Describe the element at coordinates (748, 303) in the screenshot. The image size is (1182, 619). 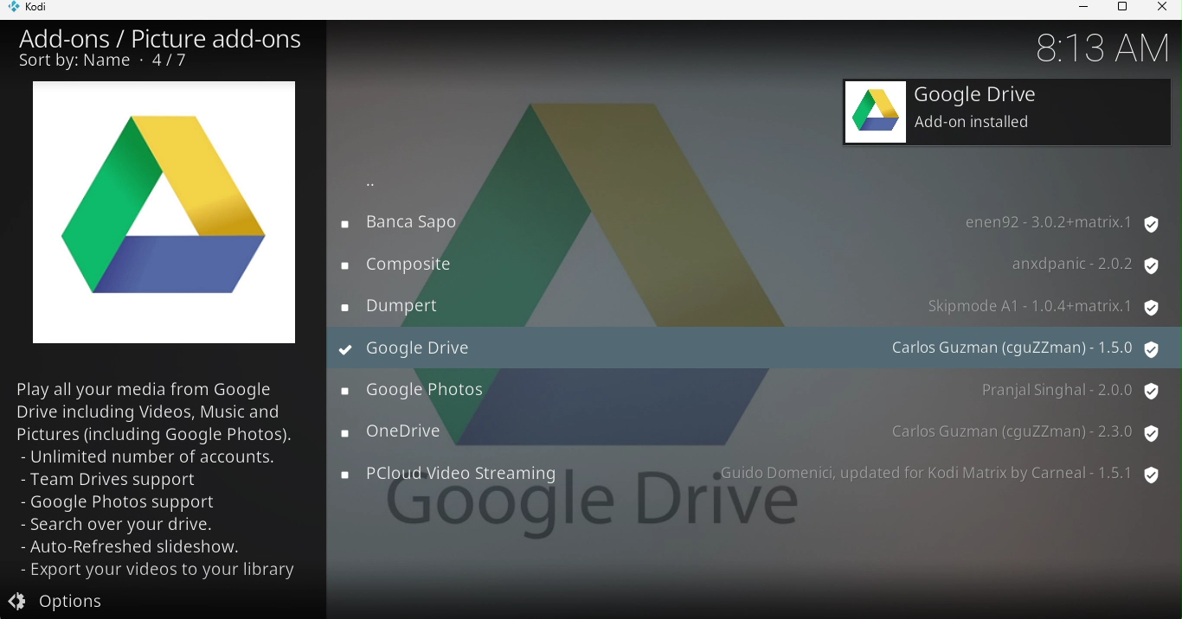
I see `Dumpert` at that location.